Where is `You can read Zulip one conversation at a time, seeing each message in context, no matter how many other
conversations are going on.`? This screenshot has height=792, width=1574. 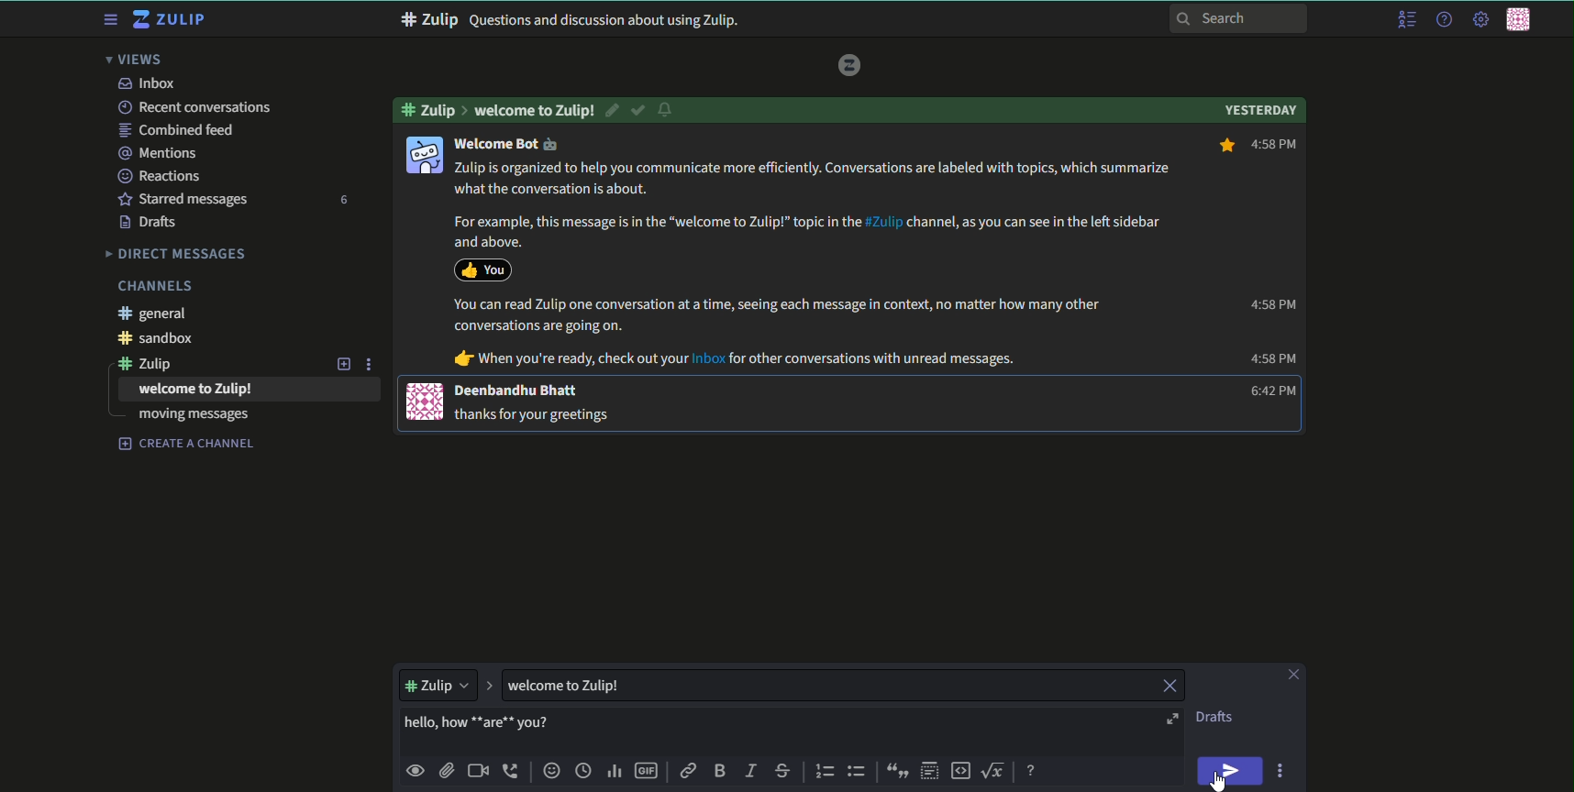 You can read Zulip one conversation at a time, seeing each message in context, no matter how many other
conversations are going on. is located at coordinates (790, 315).